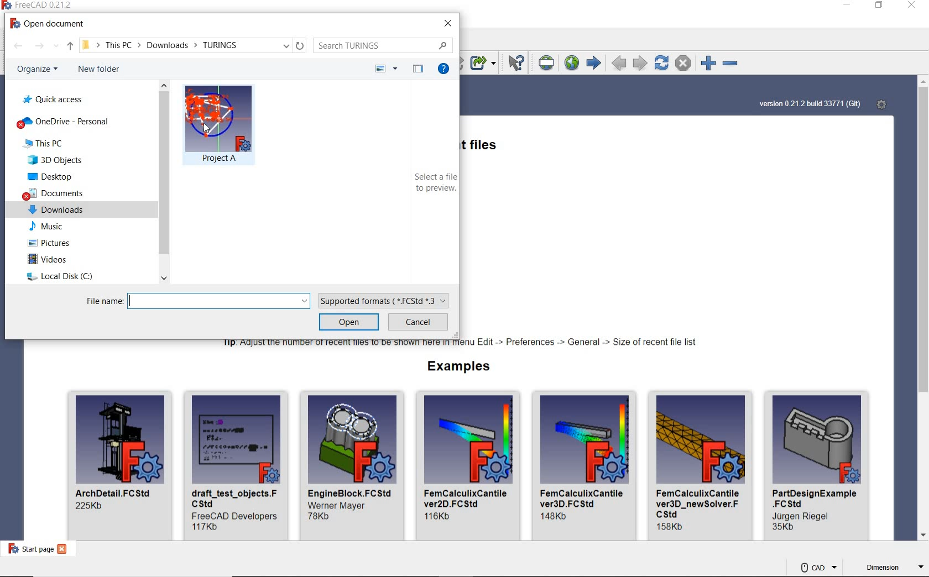 This screenshot has width=929, height=577. Describe the element at coordinates (105, 301) in the screenshot. I see `File name:` at that location.